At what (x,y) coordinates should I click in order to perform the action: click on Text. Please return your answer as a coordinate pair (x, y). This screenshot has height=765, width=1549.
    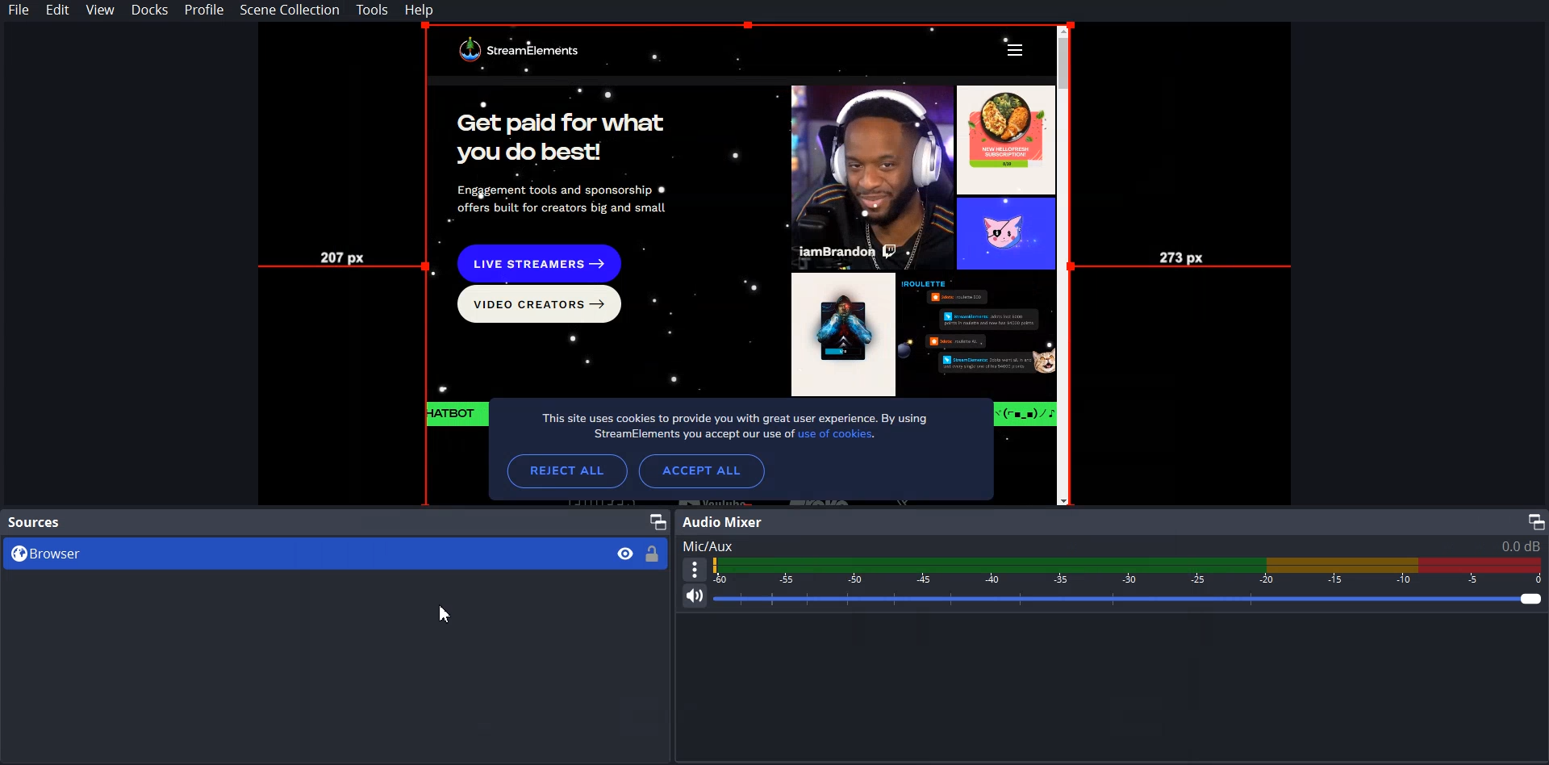
    Looking at the image, I should click on (1113, 545).